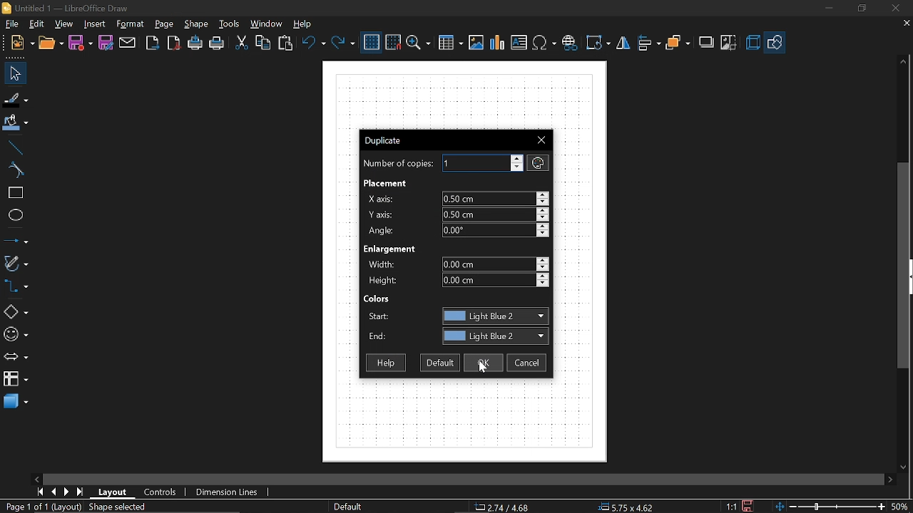 Image resolution: width=913 pixels, height=513 pixels. I want to click on Copy, so click(264, 43).